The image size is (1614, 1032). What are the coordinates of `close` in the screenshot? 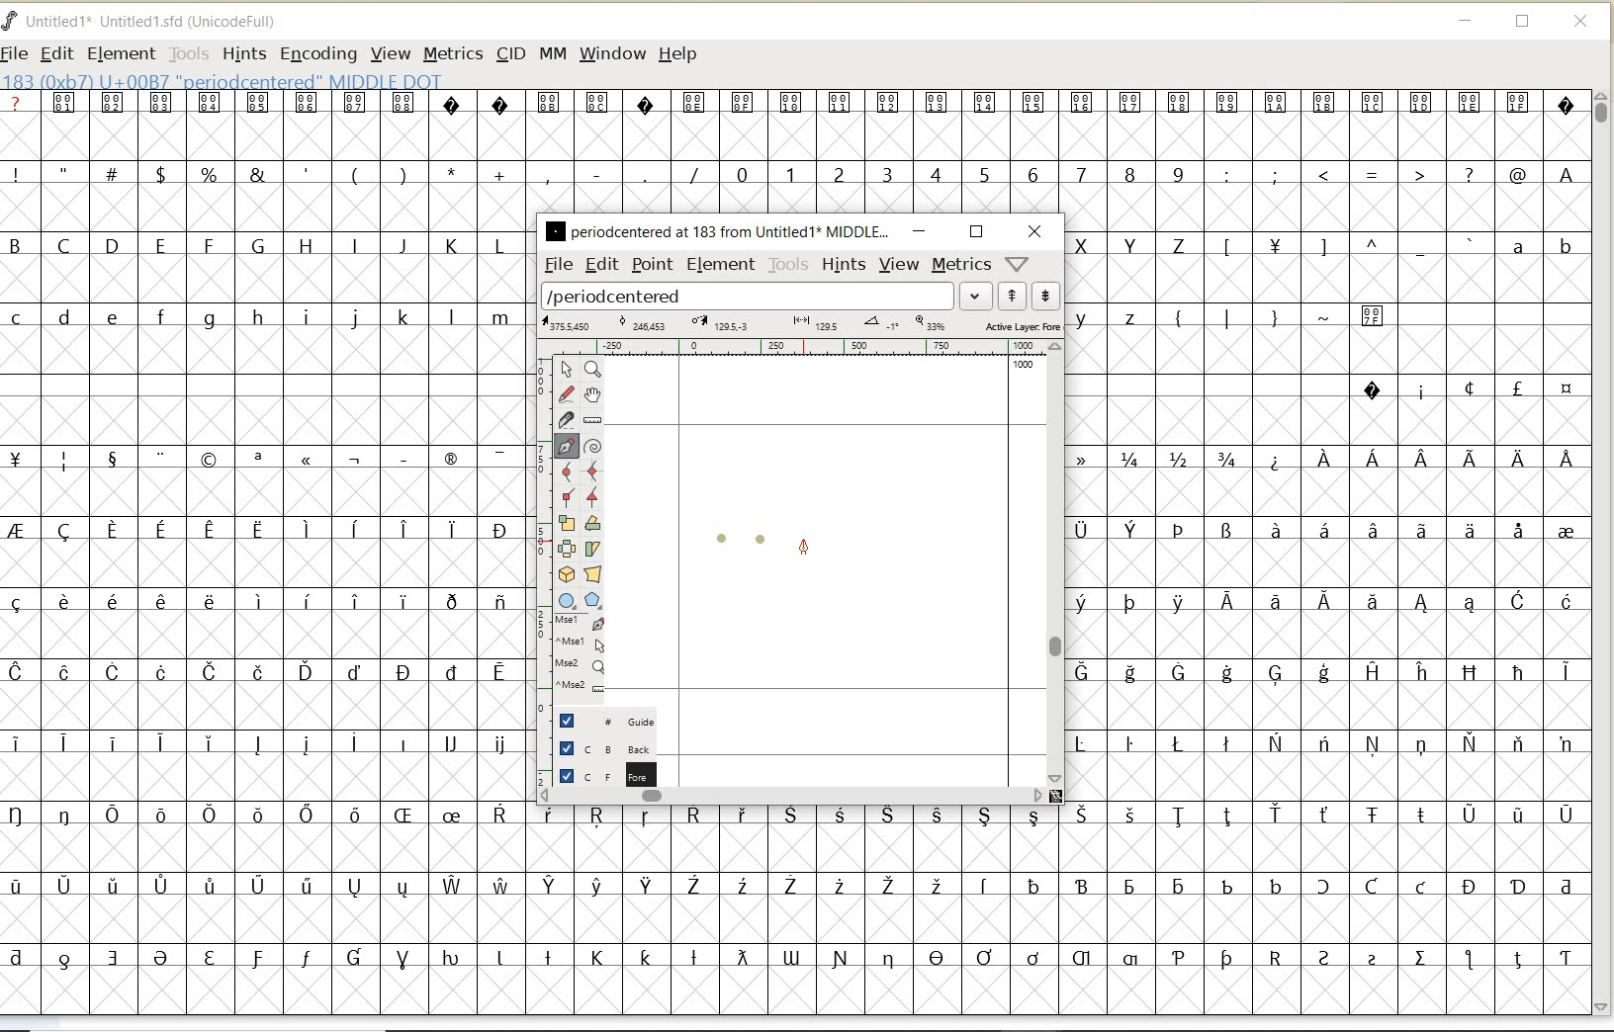 It's located at (1034, 231).